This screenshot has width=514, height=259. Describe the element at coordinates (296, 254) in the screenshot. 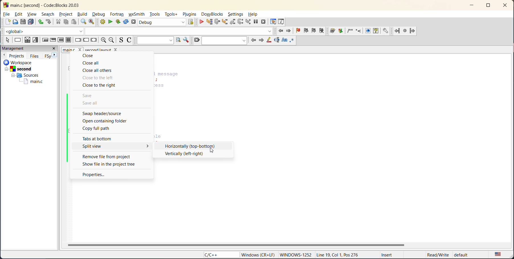

I see `Windows-1252` at that location.